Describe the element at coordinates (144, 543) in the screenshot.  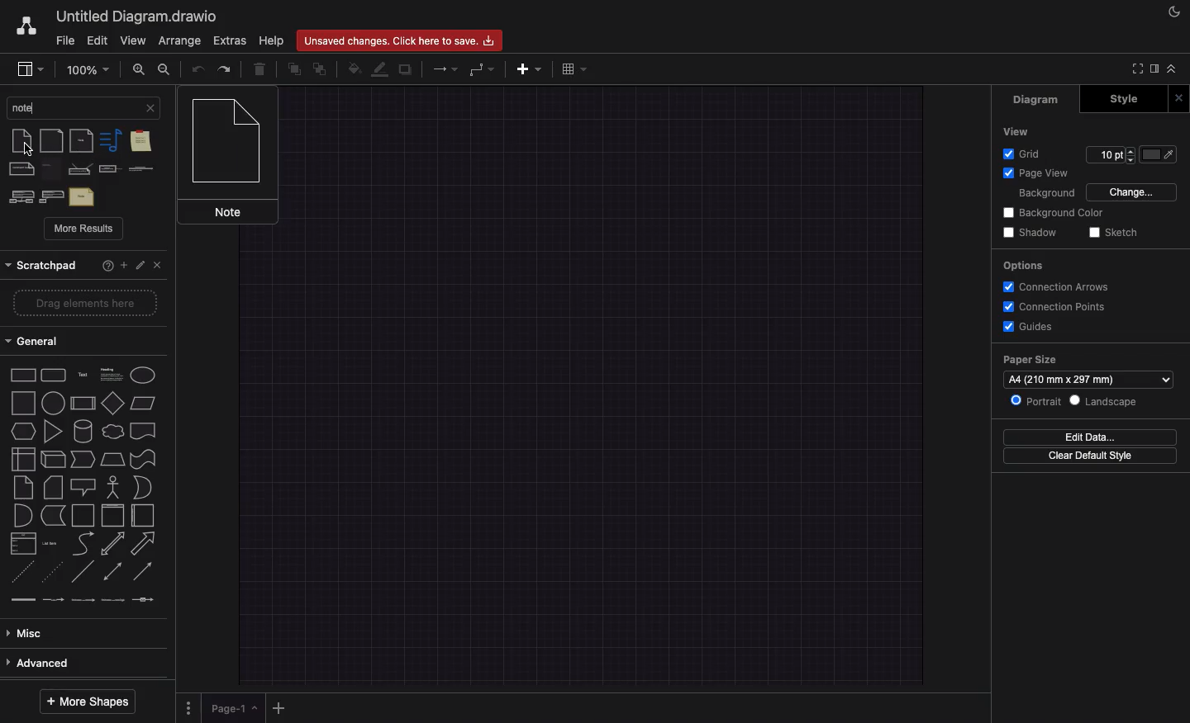
I see `arrow` at that location.